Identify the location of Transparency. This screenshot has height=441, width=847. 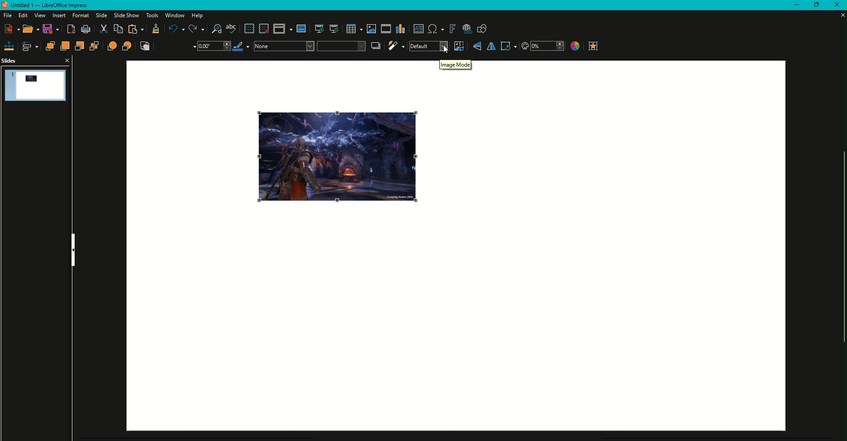
(543, 46).